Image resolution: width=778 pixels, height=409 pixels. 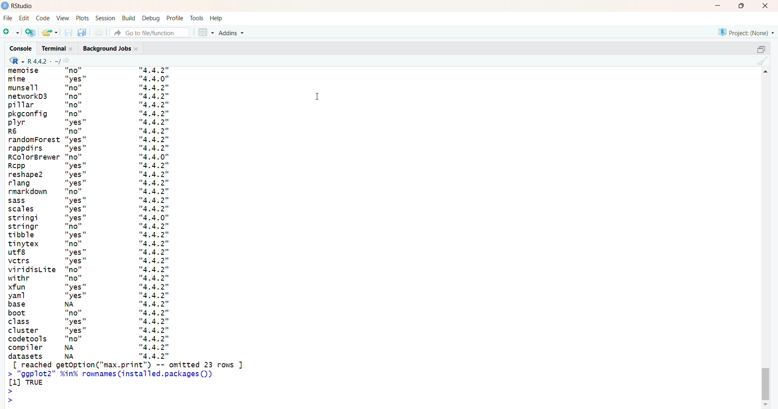 What do you see at coordinates (175, 18) in the screenshot?
I see `profile` at bounding box center [175, 18].